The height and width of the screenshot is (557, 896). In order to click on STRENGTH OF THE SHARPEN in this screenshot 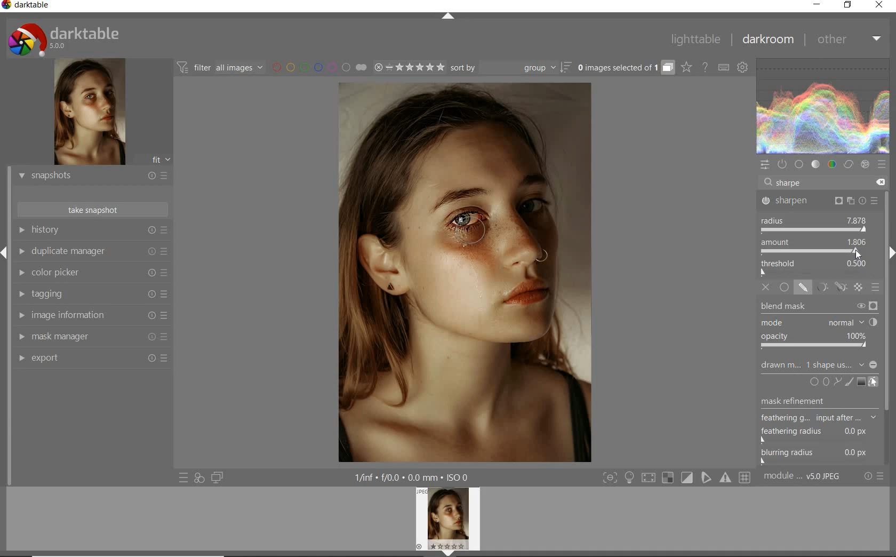, I will do `click(827, 268)`.